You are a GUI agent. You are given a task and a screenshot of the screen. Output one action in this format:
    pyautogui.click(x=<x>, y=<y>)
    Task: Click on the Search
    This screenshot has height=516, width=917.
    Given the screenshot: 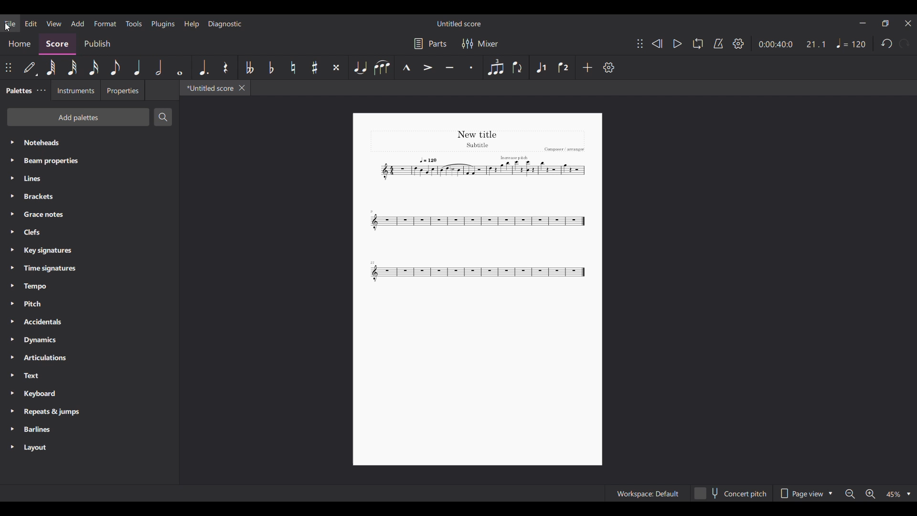 What is the action you would take?
    pyautogui.click(x=163, y=117)
    